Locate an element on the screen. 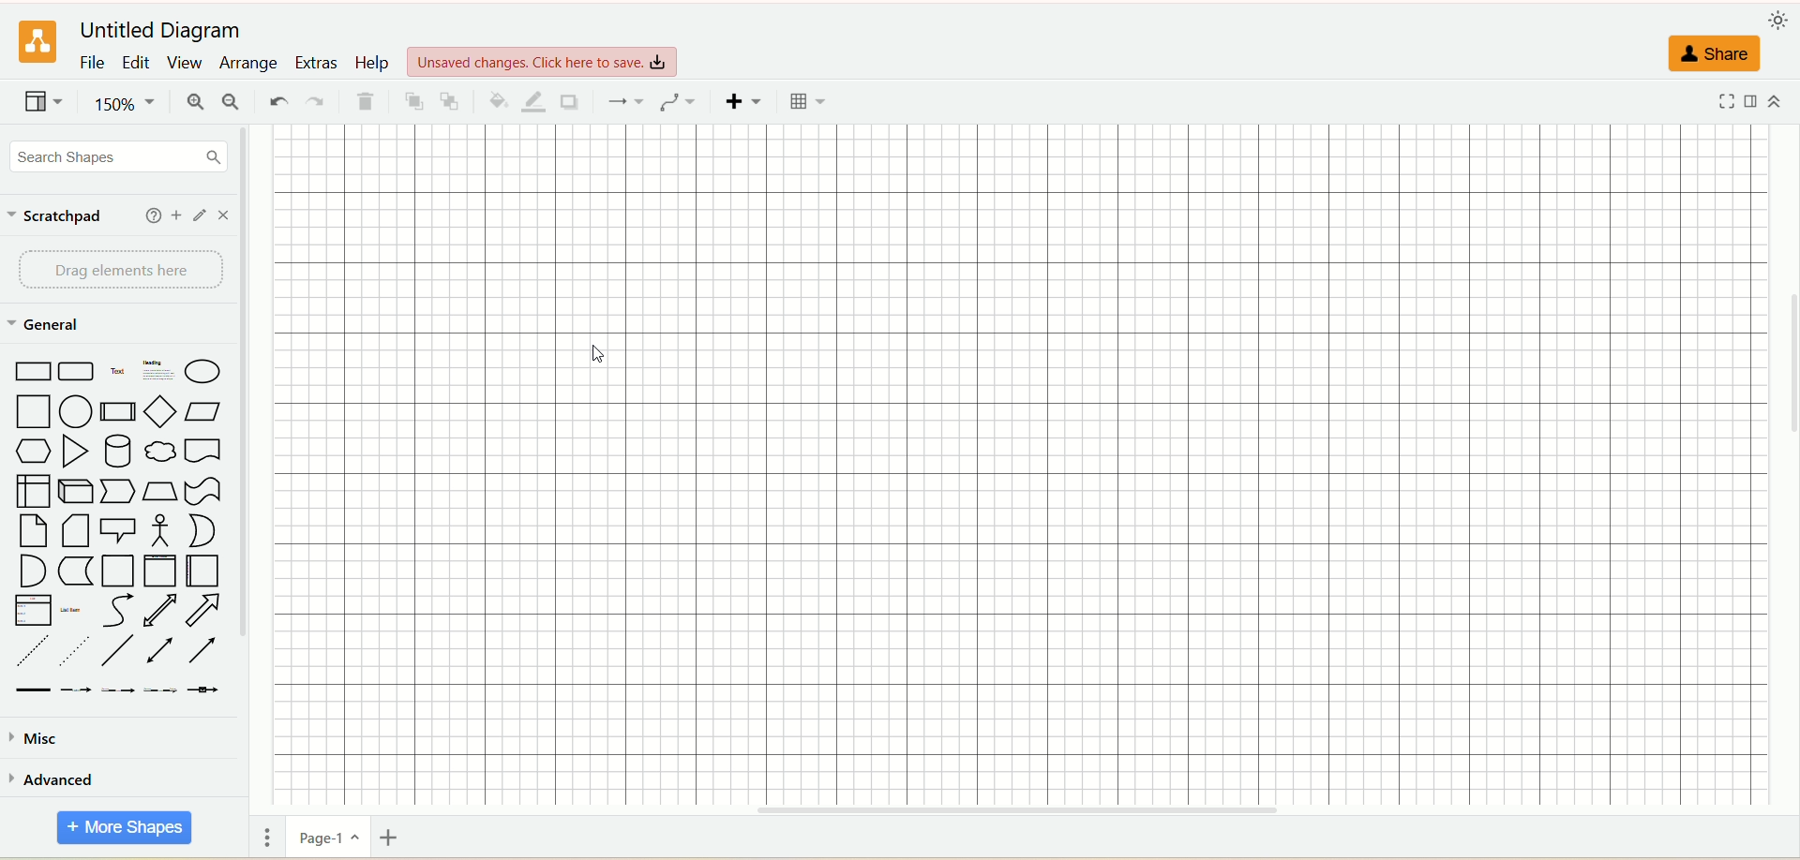 The image size is (1800, 860). step is located at coordinates (116, 490).